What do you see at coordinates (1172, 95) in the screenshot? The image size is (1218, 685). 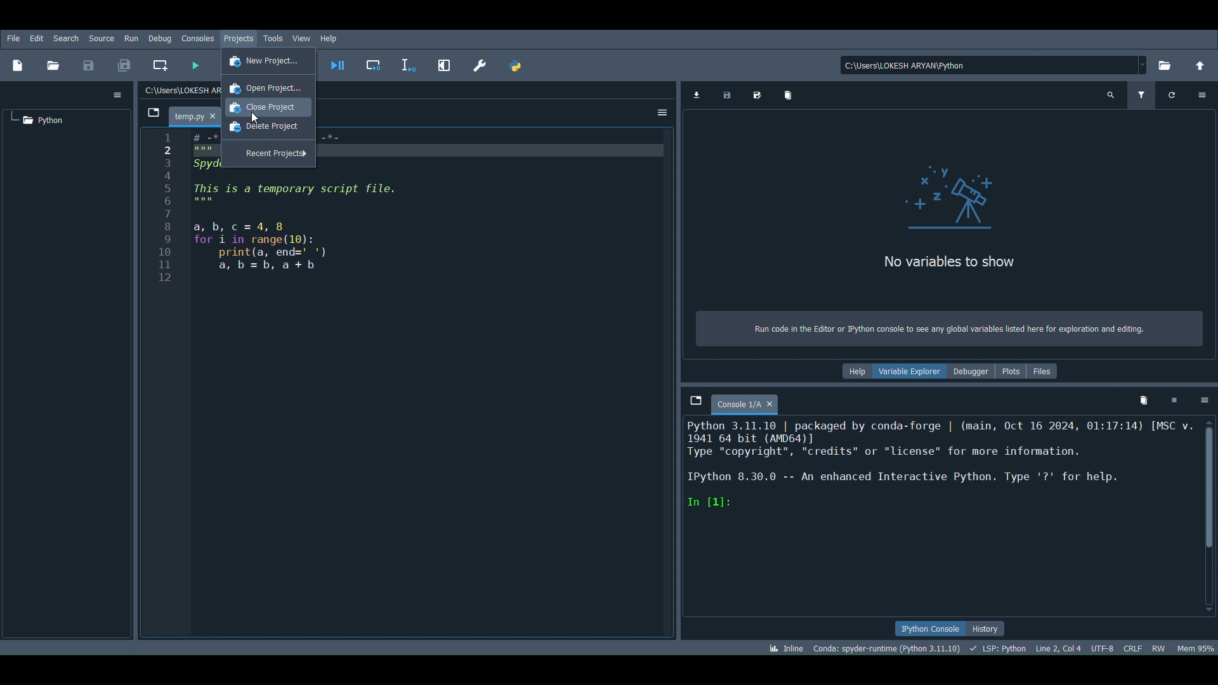 I see `Refresh variables (Ctrl + R)` at bounding box center [1172, 95].